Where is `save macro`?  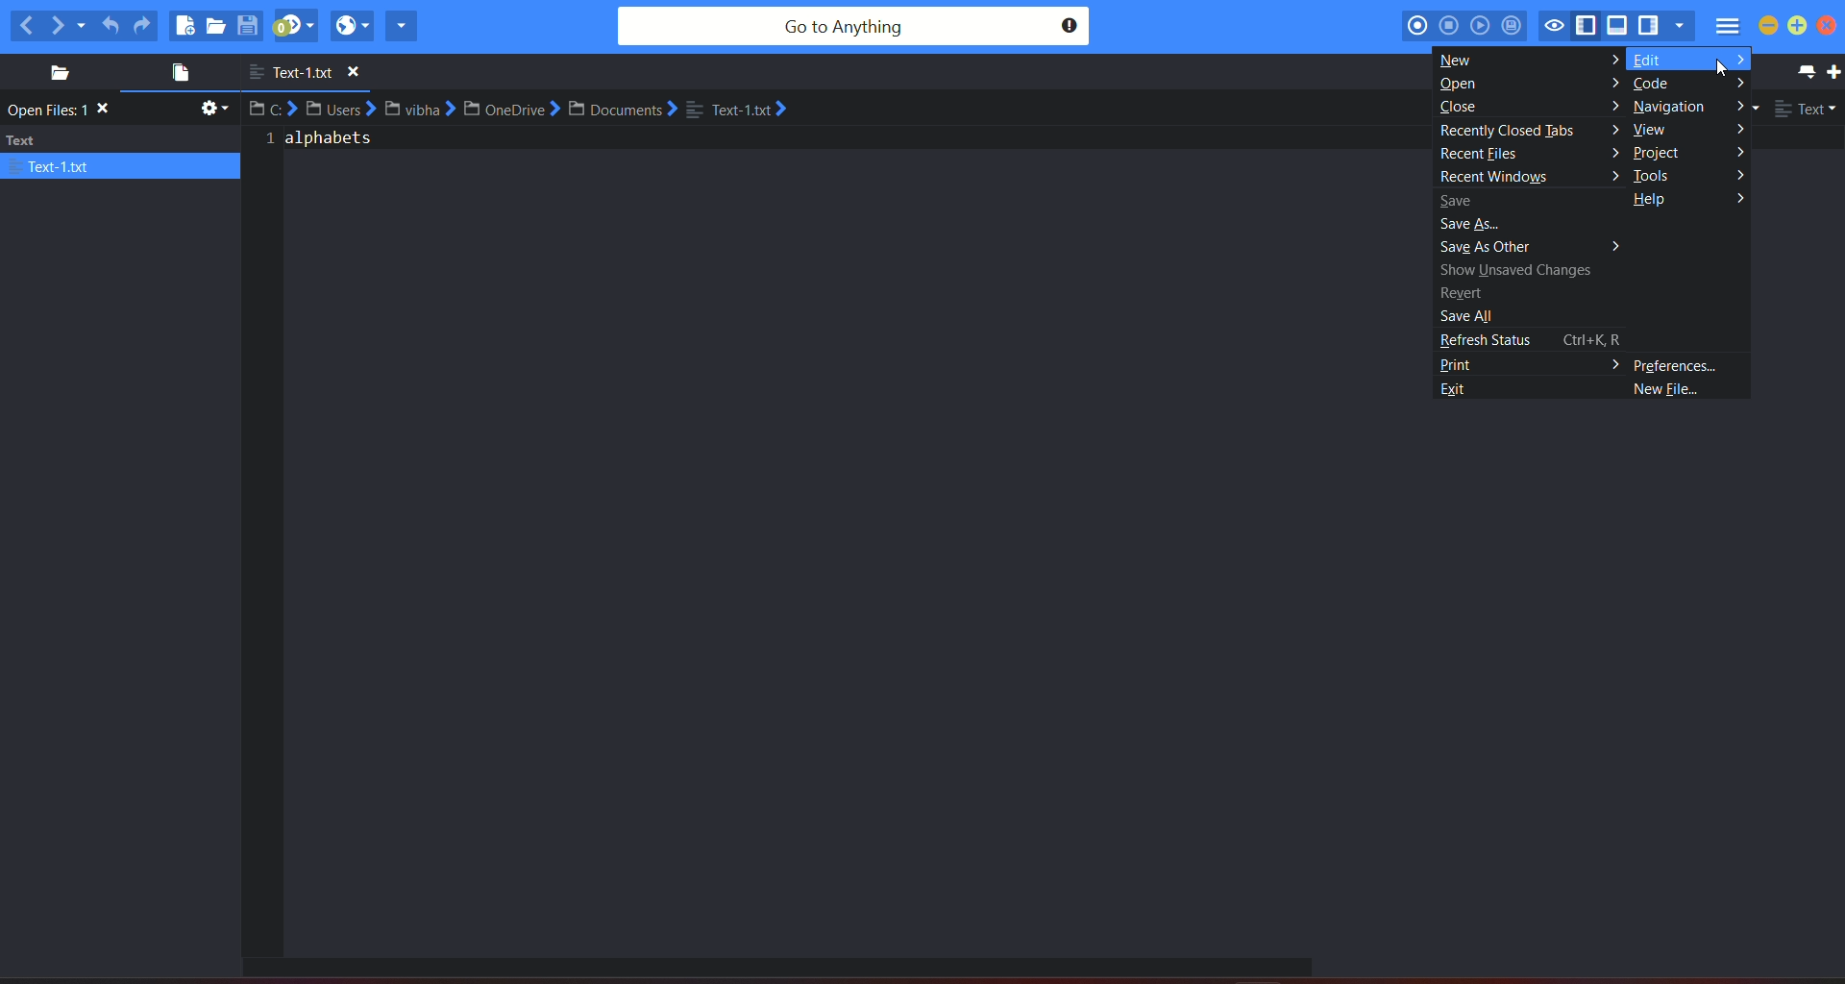
save macro is located at coordinates (1514, 28).